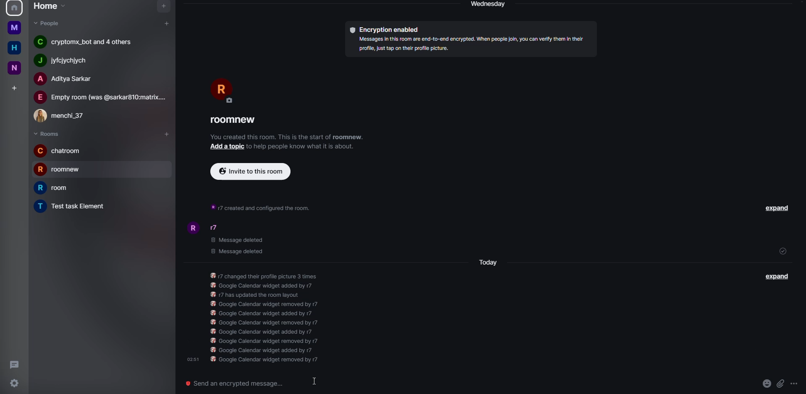 The image size is (806, 394). What do you see at coordinates (766, 384) in the screenshot?
I see `emoji` at bounding box center [766, 384].